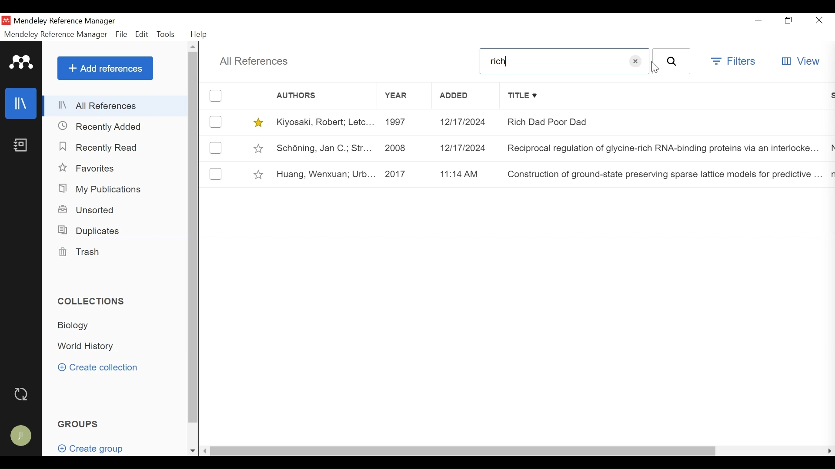 The image size is (835, 469). Describe the element at coordinates (91, 230) in the screenshot. I see `Duplicates` at that location.